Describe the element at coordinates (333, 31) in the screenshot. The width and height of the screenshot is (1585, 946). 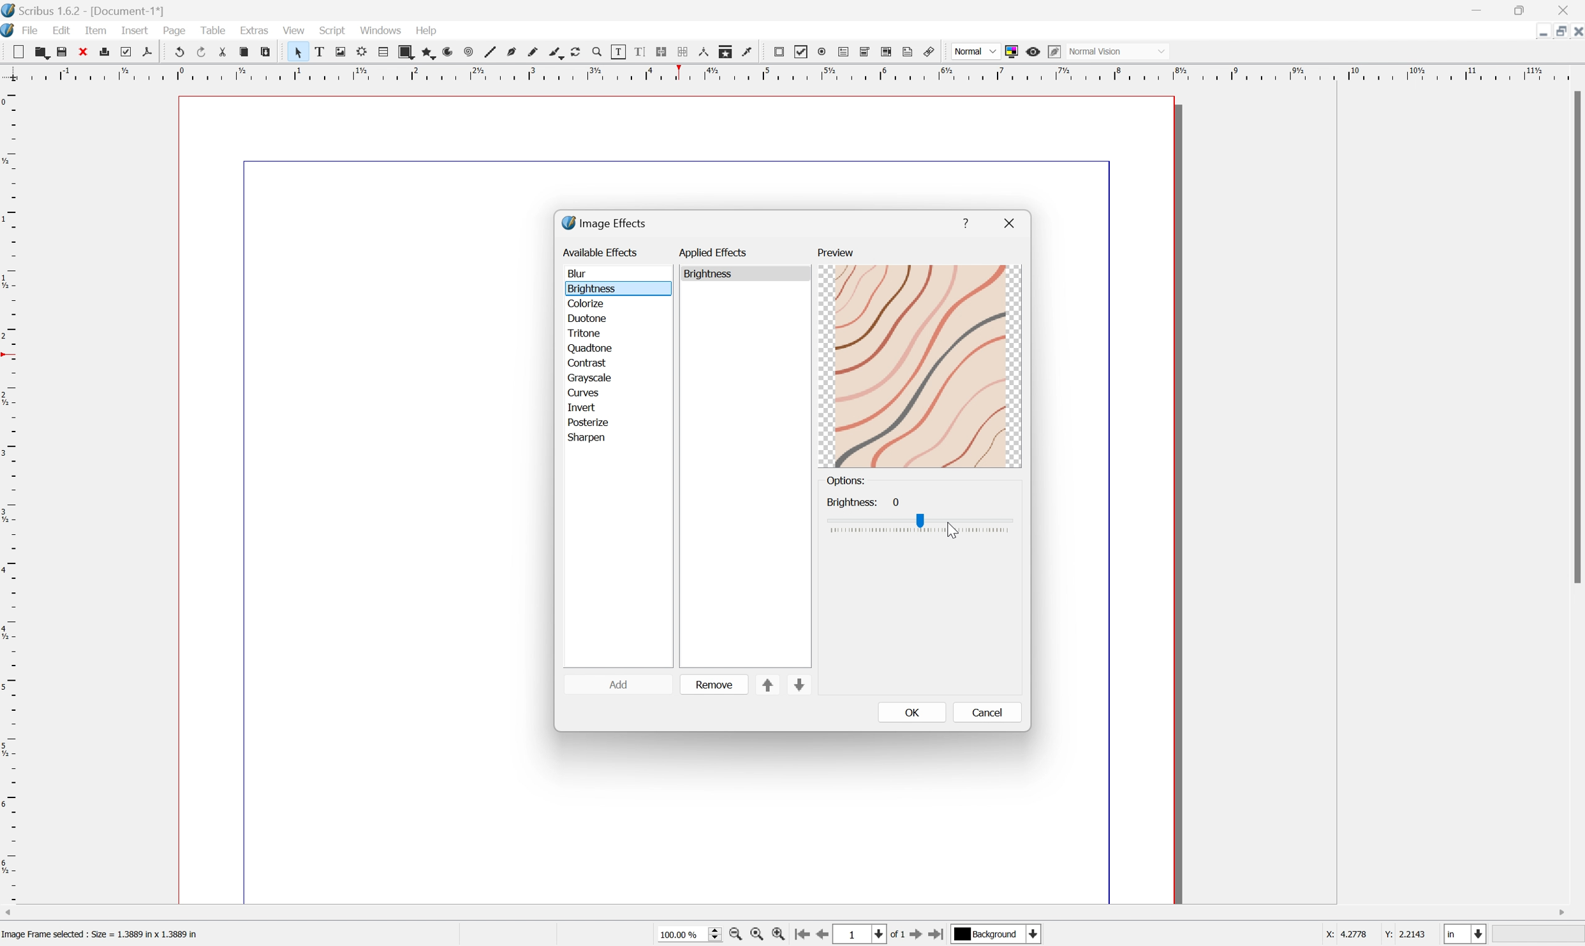
I see `Script` at that location.